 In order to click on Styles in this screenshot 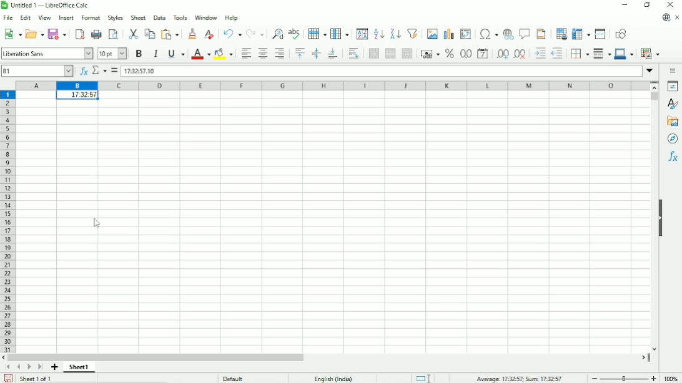, I will do `click(116, 17)`.